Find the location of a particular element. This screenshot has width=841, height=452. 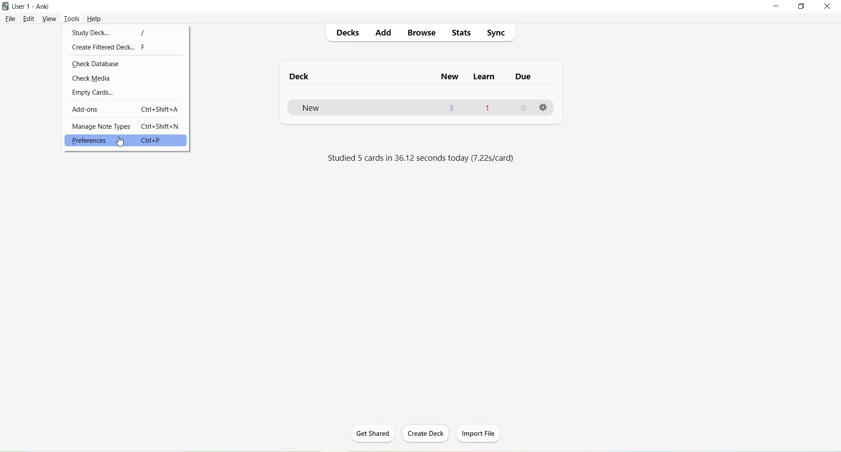

Decks is located at coordinates (348, 34).